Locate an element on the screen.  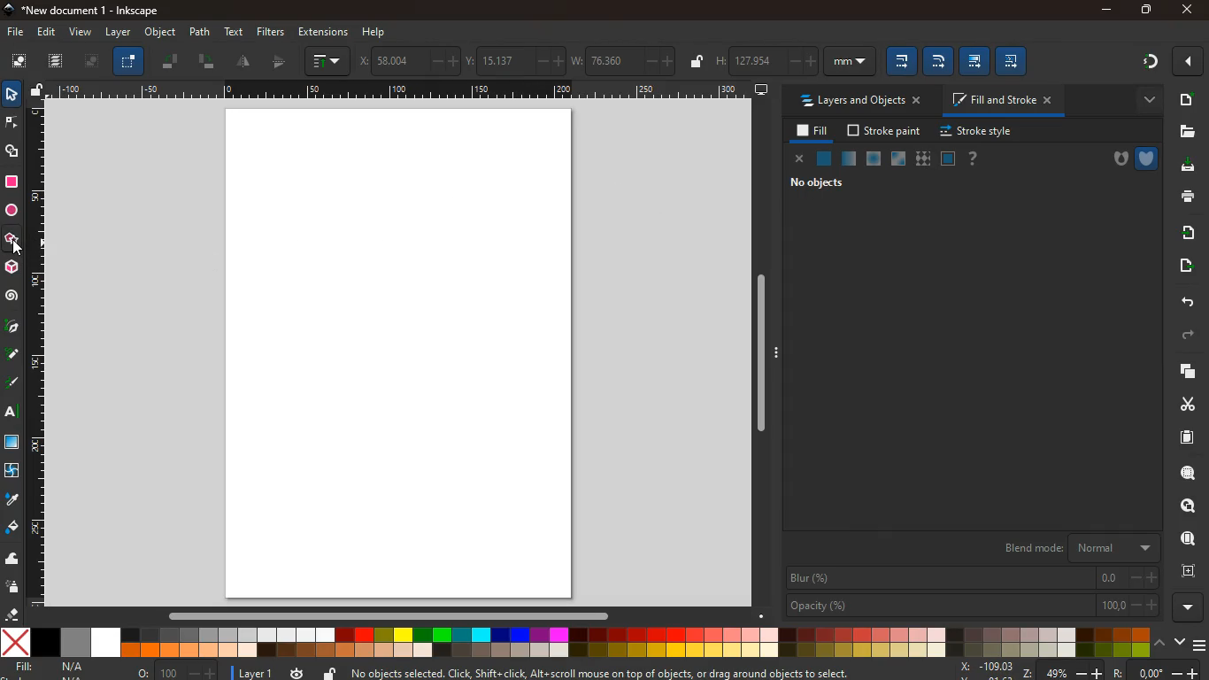
up is located at coordinates (1159, 642).